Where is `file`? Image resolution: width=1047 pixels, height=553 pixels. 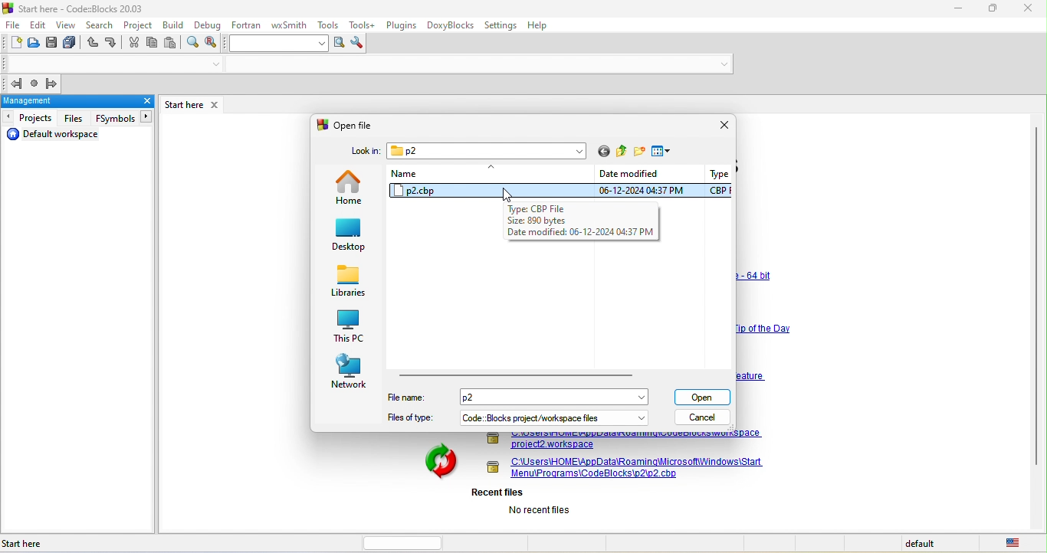
file is located at coordinates (14, 25).